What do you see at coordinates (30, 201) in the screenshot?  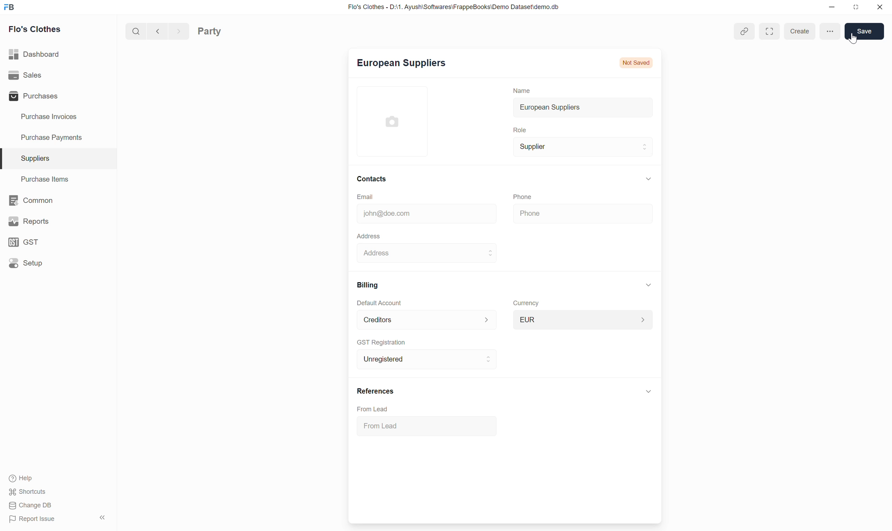 I see `common` at bounding box center [30, 201].